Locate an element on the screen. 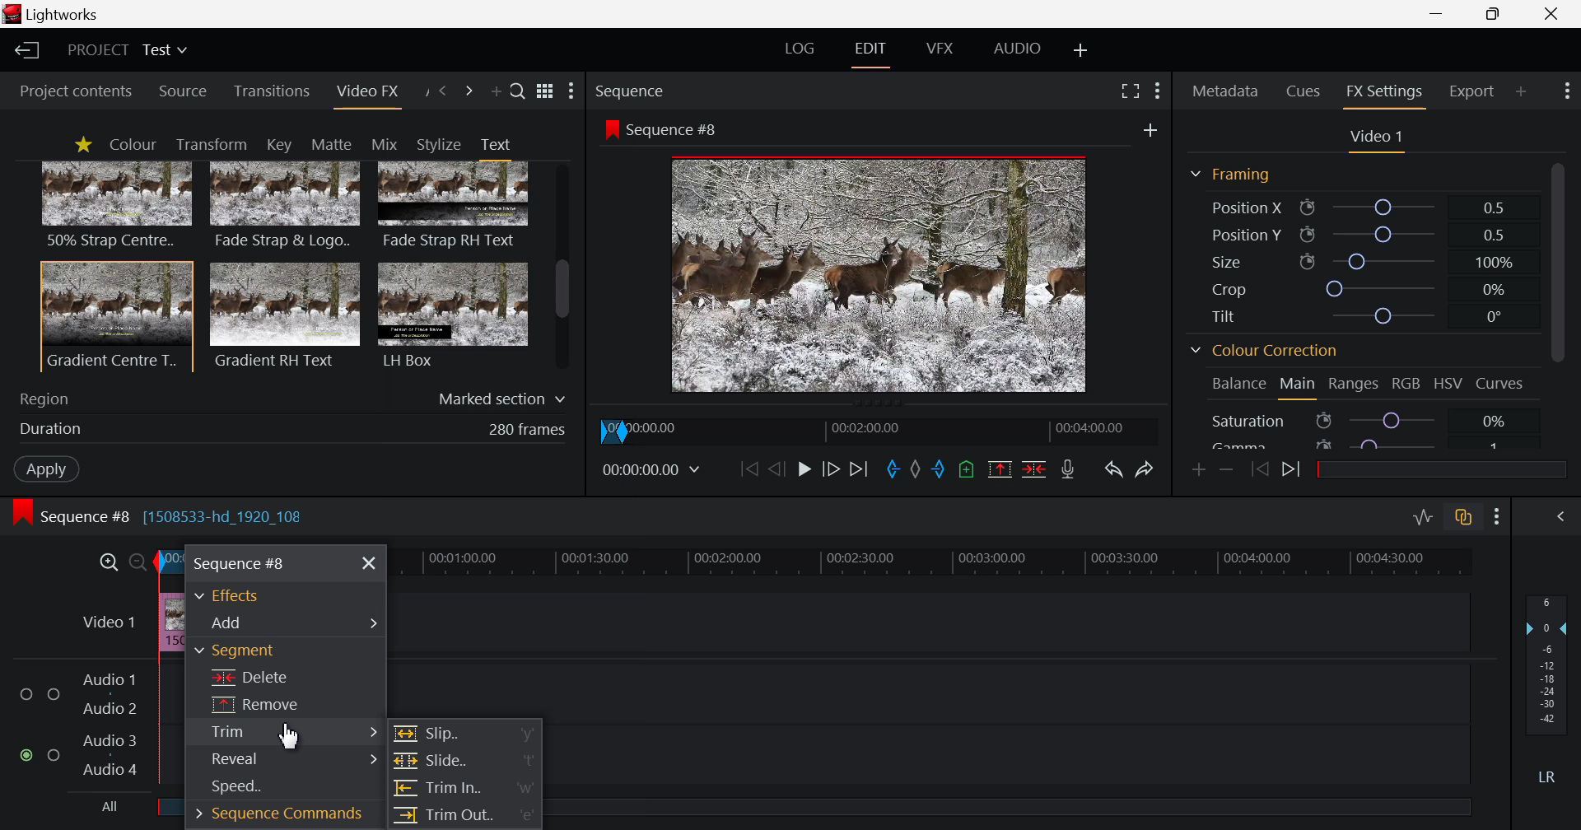 Image resolution: width=1581 pixels, height=830 pixels. Framing Section is located at coordinates (1237, 174).